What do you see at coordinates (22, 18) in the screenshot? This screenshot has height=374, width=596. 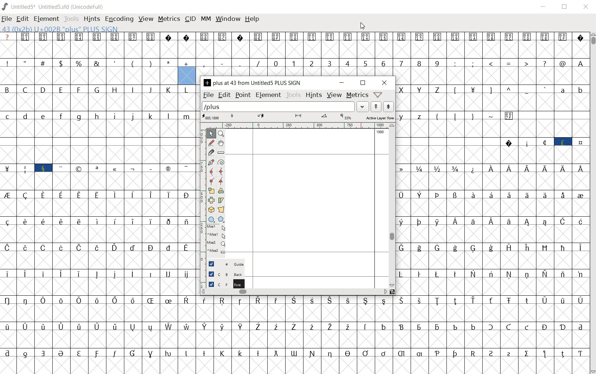 I see `edit` at bounding box center [22, 18].